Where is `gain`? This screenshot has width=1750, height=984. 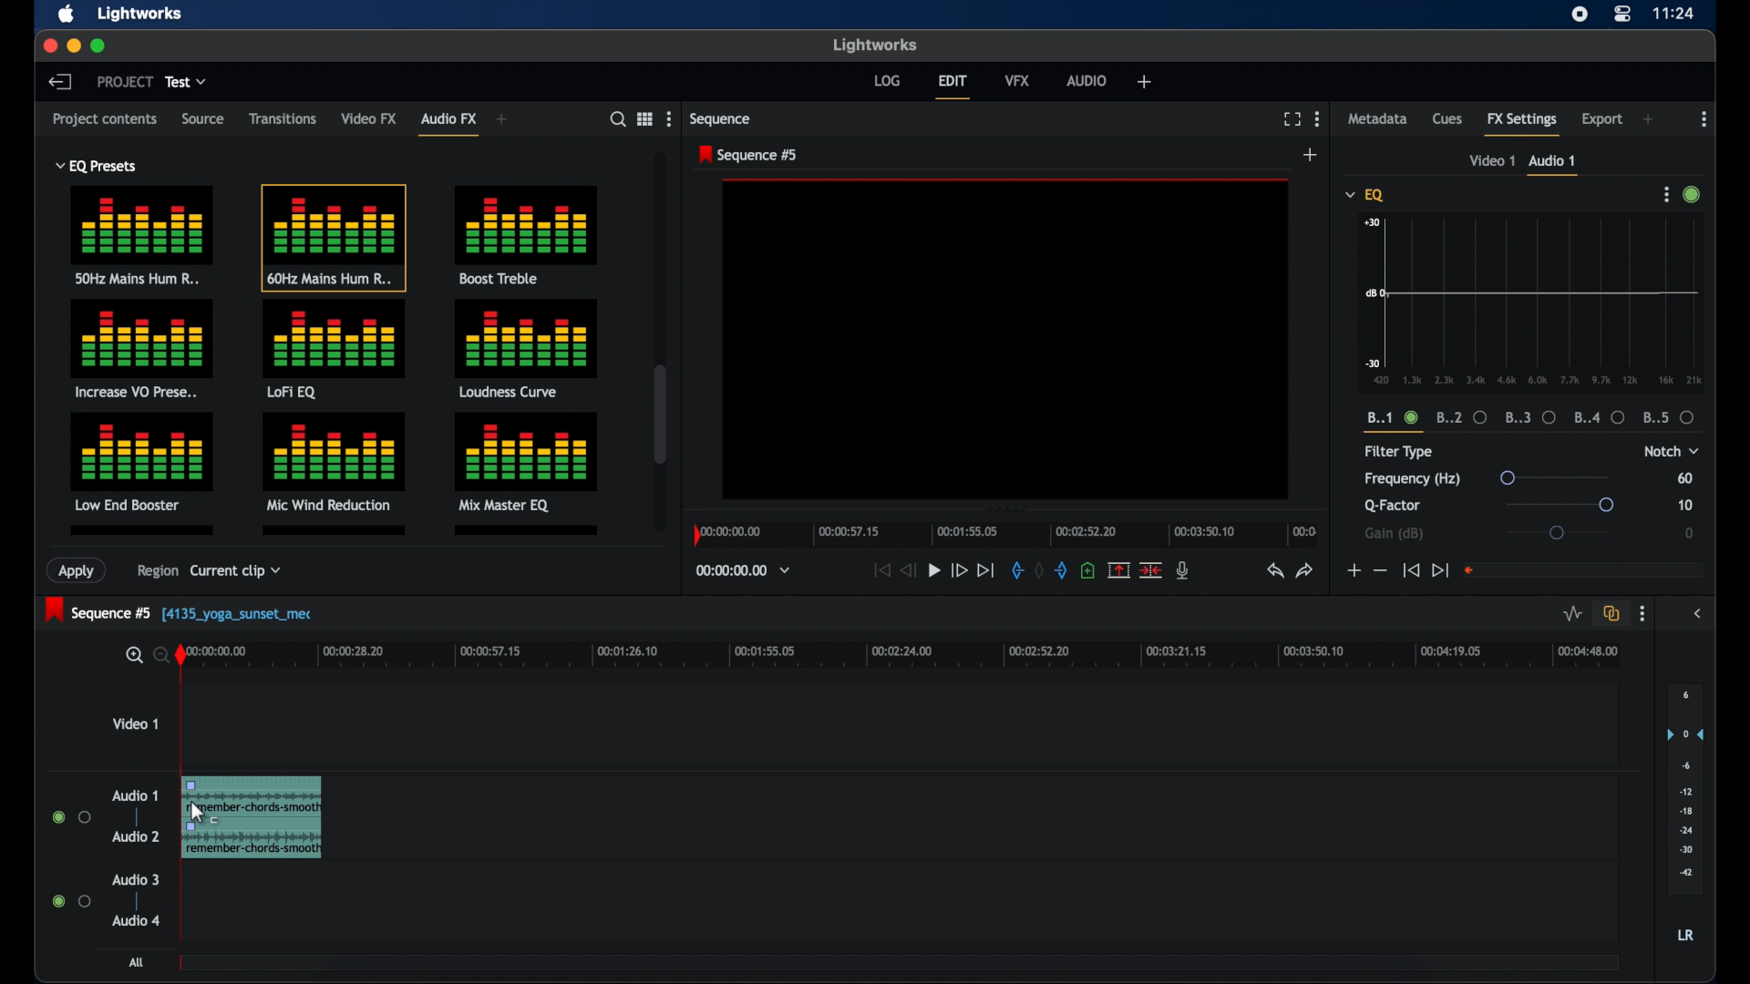
gain is located at coordinates (1395, 534).